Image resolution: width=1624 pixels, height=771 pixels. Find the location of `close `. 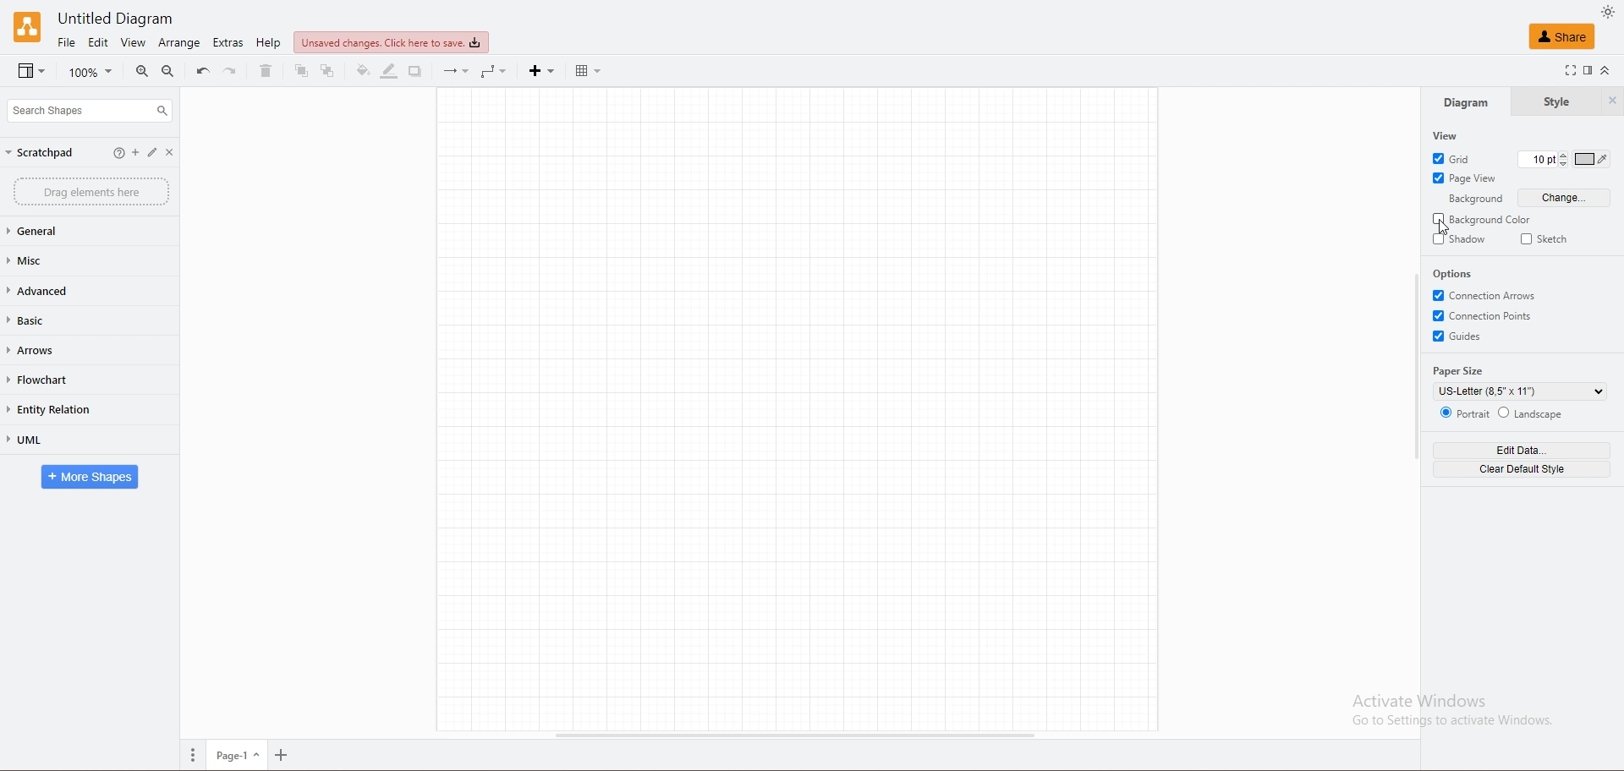

close  is located at coordinates (177, 153).